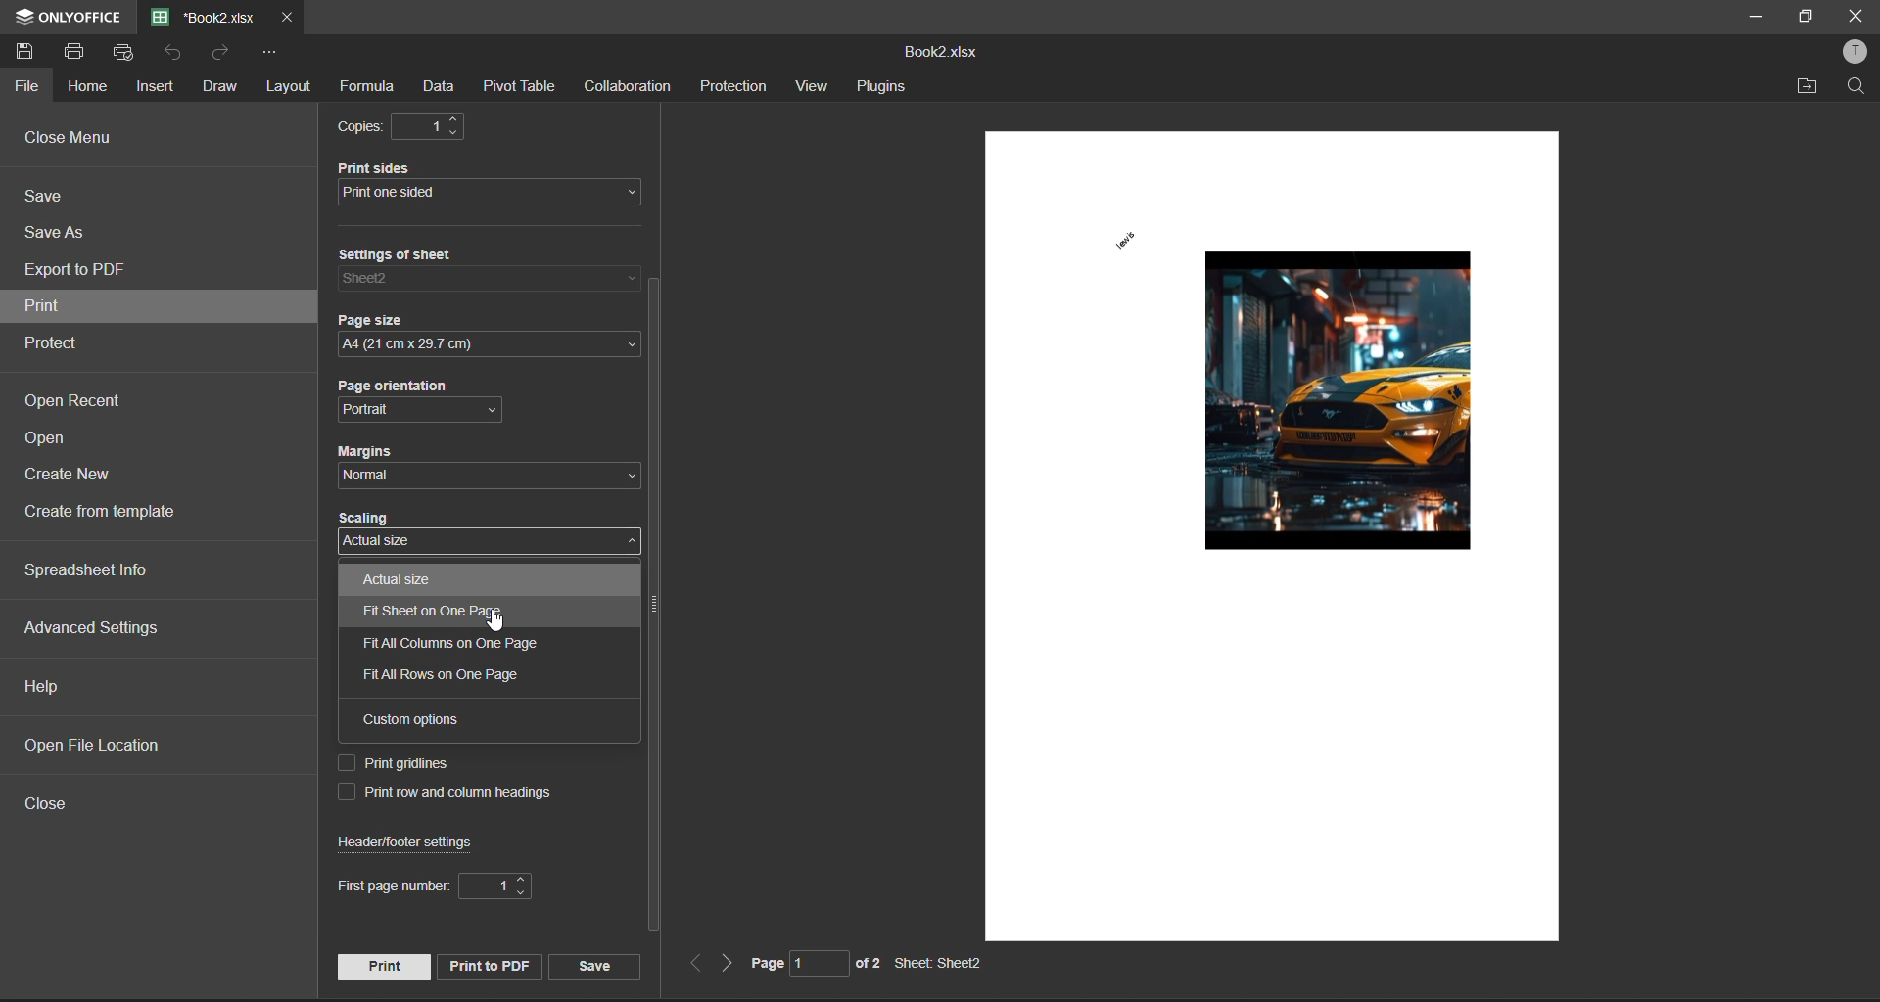 This screenshot has height=1002, width=1880. Describe the element at coordinates (816, 86) in the screenshot. I see `view` at that location.